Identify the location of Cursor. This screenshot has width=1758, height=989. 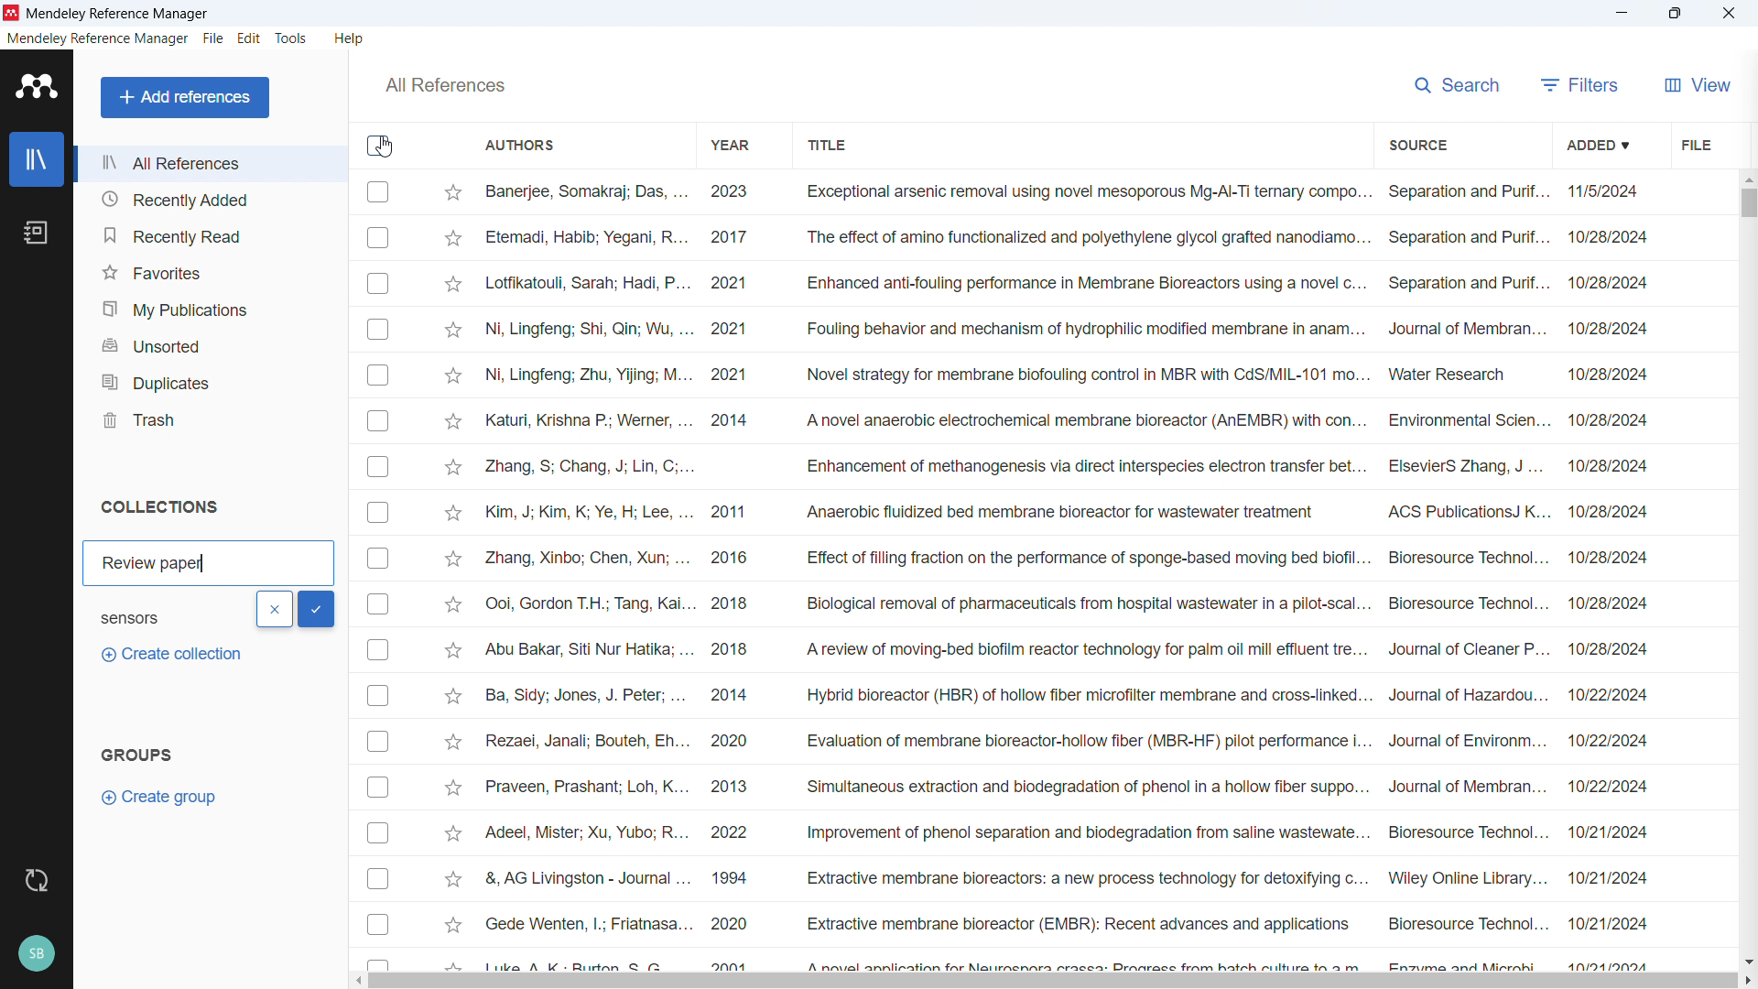
(385, 147).